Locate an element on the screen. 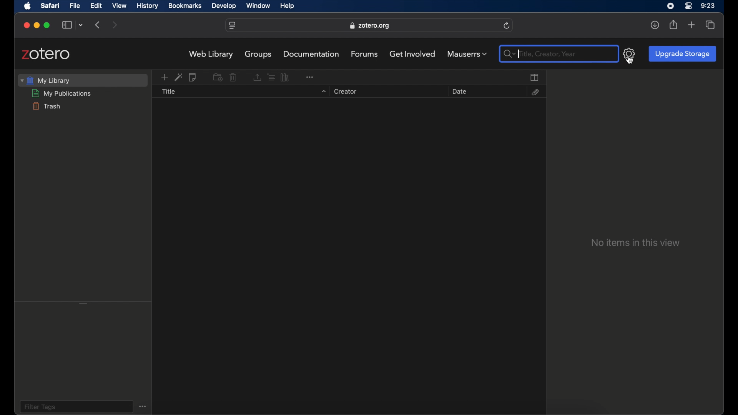  view is located at coordinates (120, 5).